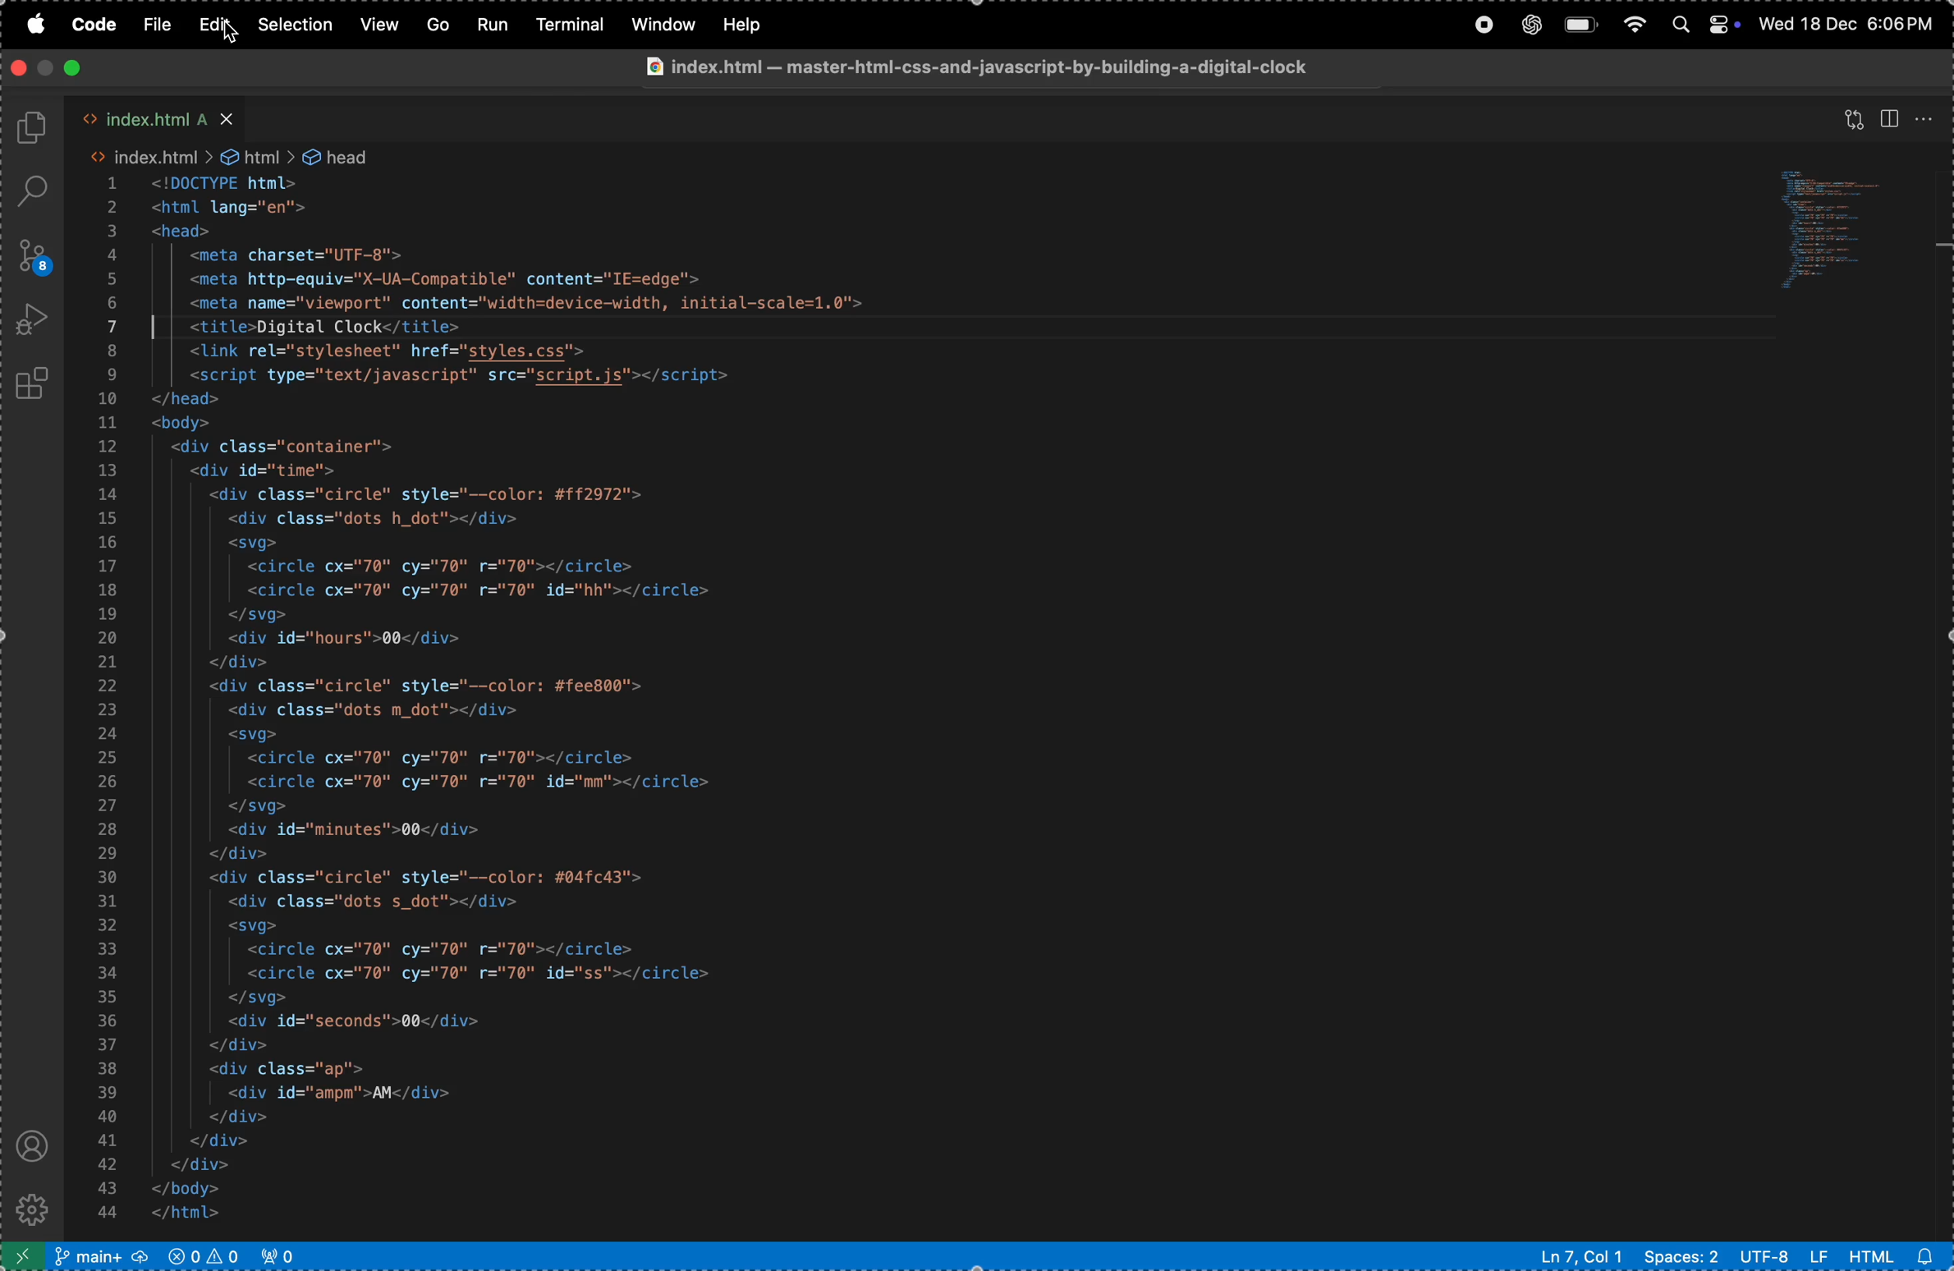 This screenshot has width=1954, height=1271. I want to click on battery, so click(1580, 25).